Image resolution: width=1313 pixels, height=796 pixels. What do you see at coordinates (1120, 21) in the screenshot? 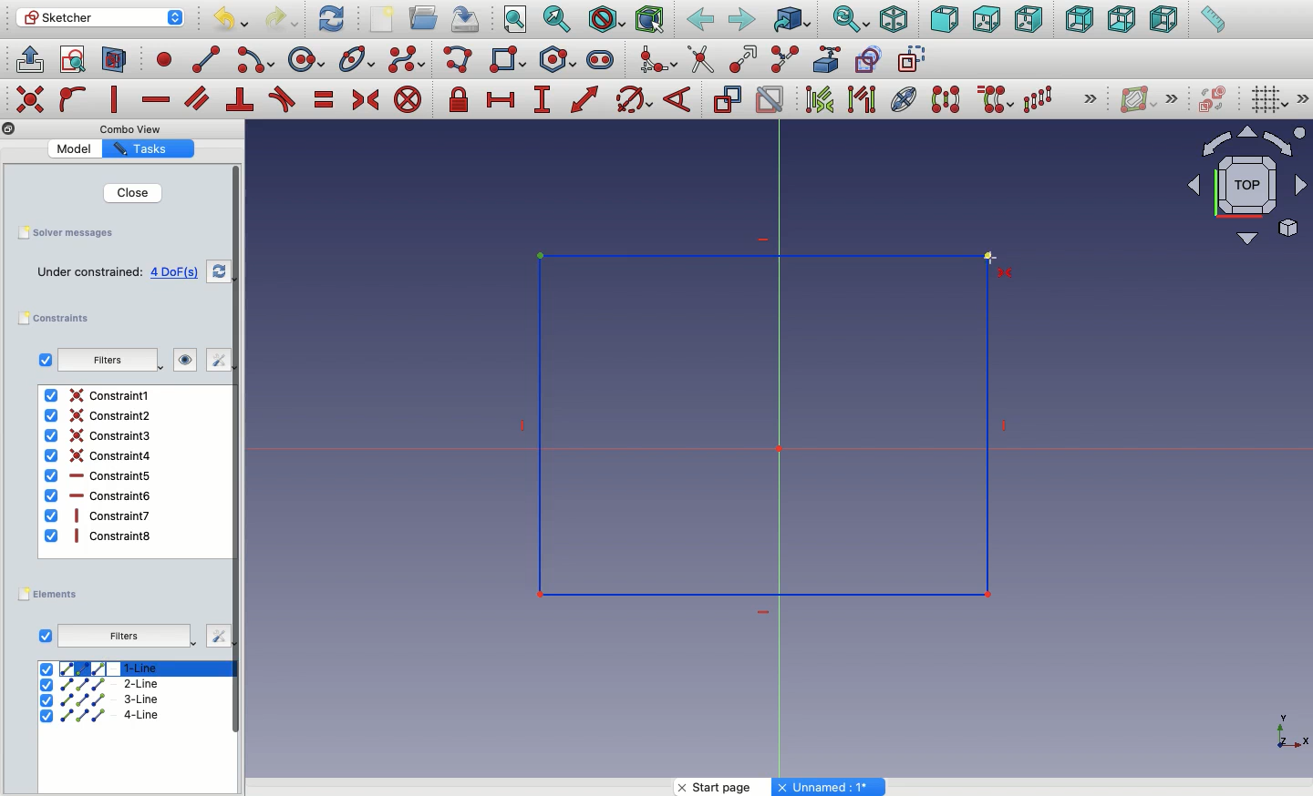
I see `Bottom` at bounding box center [1120, 21].